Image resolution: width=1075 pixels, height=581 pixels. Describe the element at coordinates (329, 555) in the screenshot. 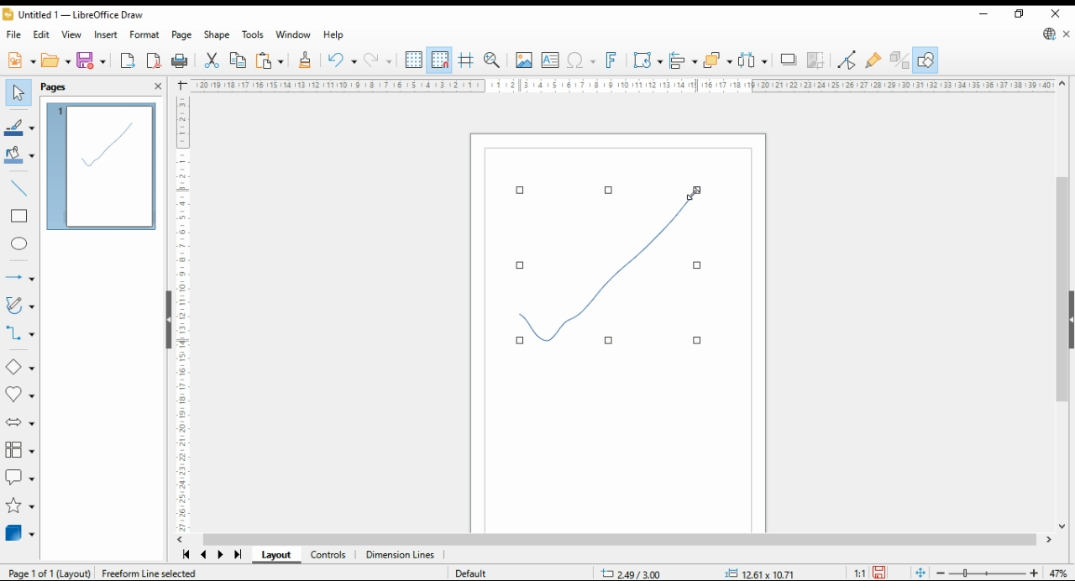

I see `controls` at that location.